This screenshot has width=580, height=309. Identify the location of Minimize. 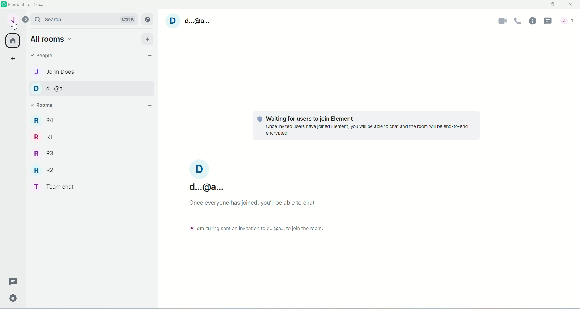
(536, 4).